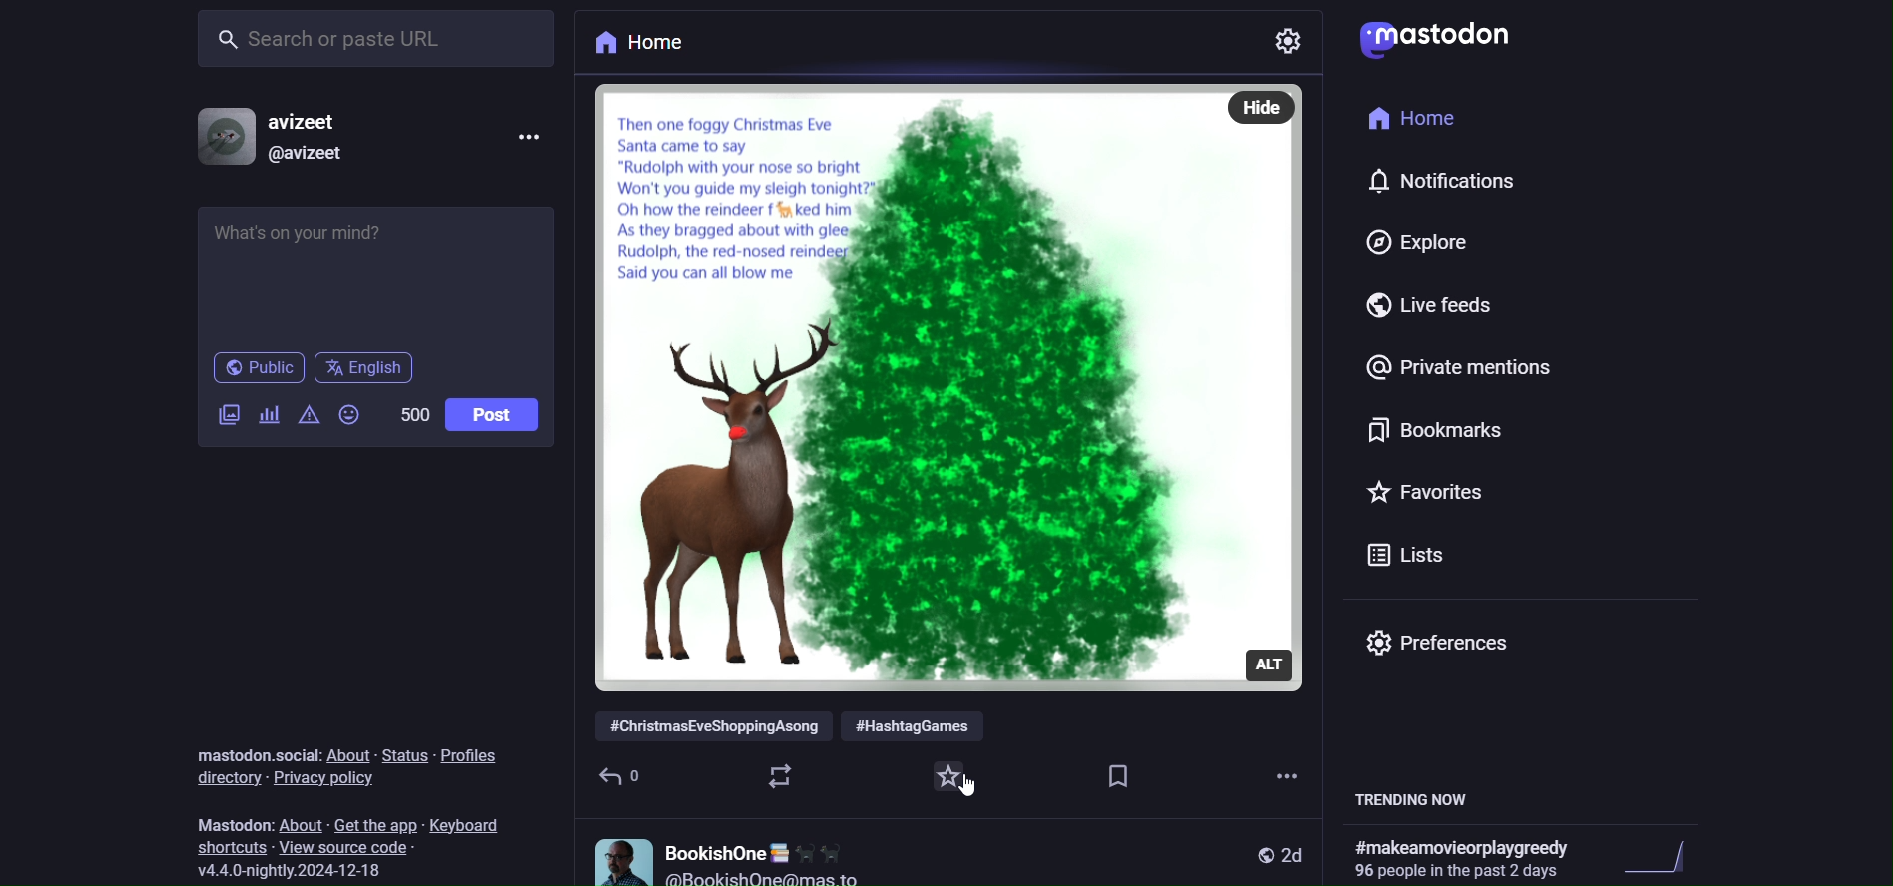 The width and height of the screenshot is (1893, 886). I want to click on private mention, so click(1457, 364).